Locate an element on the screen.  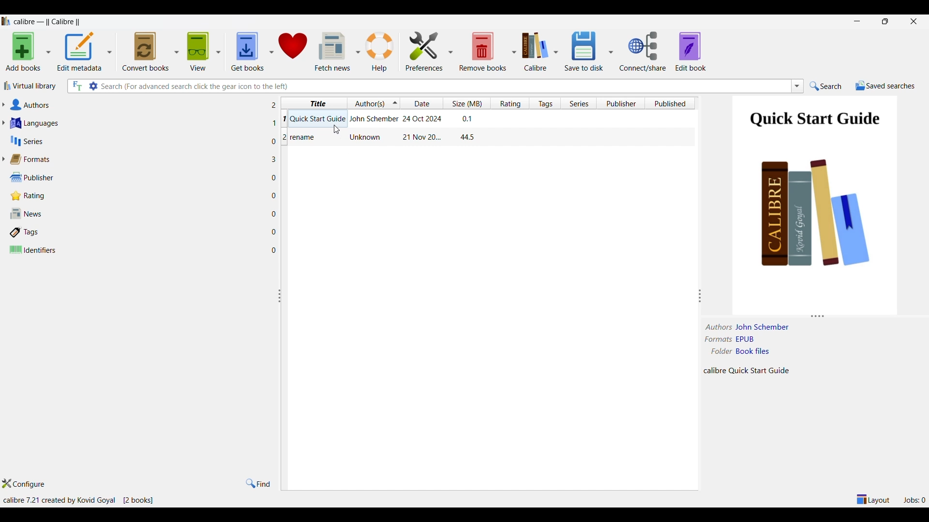
Remove book options is located at coordinates (514, 52).